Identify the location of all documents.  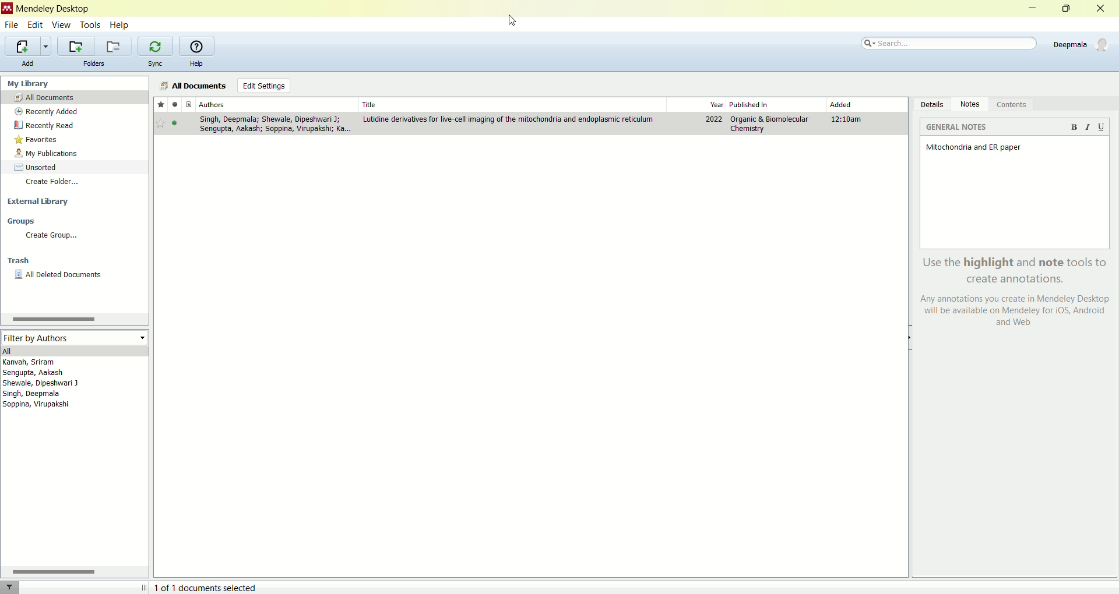
(74, 97).